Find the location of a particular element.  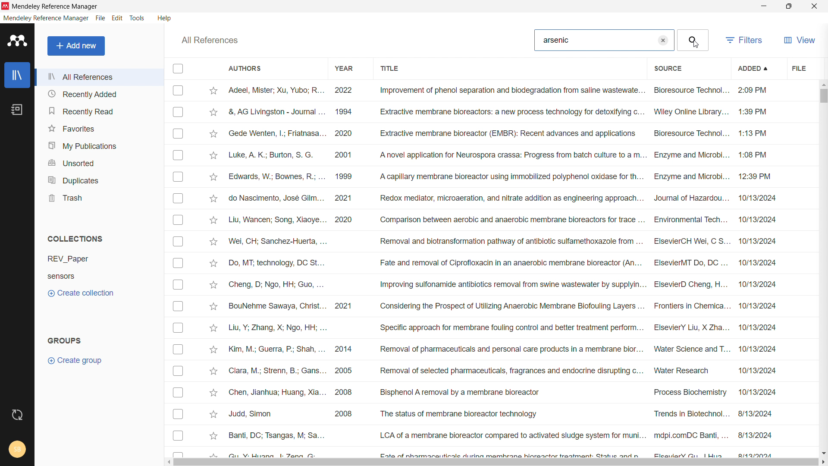

Add to favorites is located at coordinates (214, 306).